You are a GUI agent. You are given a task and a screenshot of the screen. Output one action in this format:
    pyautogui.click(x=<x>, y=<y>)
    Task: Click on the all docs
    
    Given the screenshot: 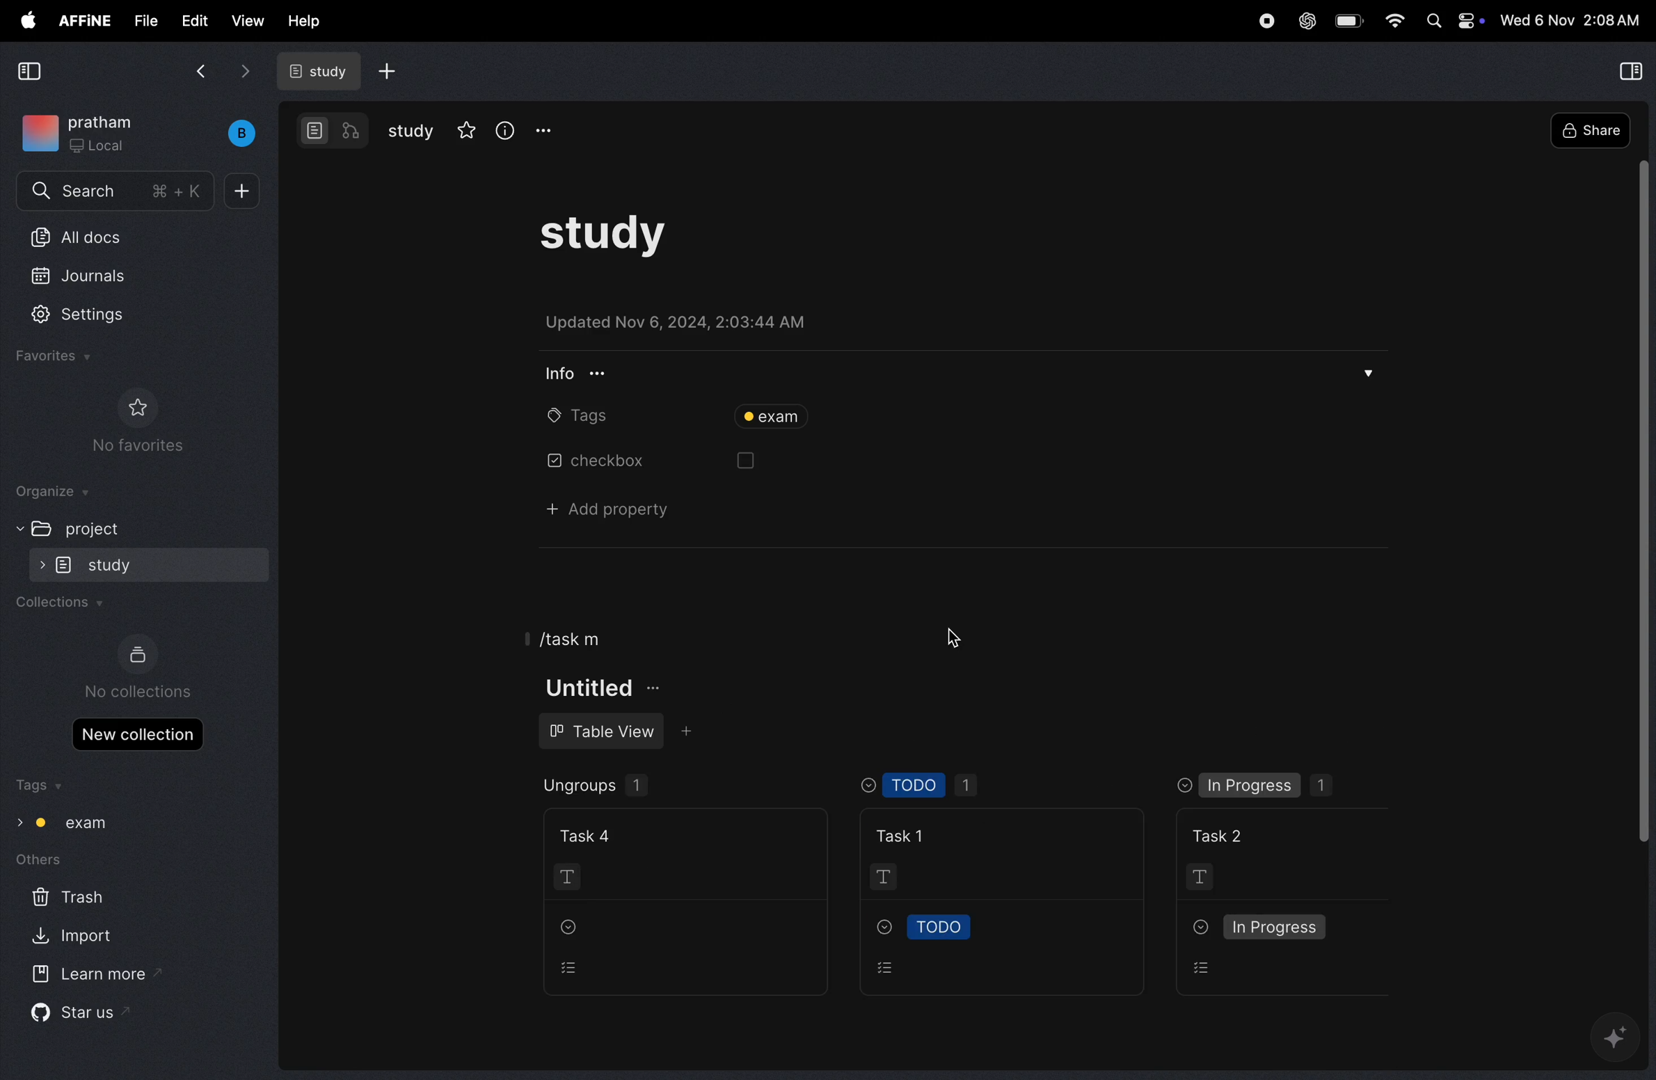 What is the action you would take?
    pyautogui.click(x=97, y=237)
    